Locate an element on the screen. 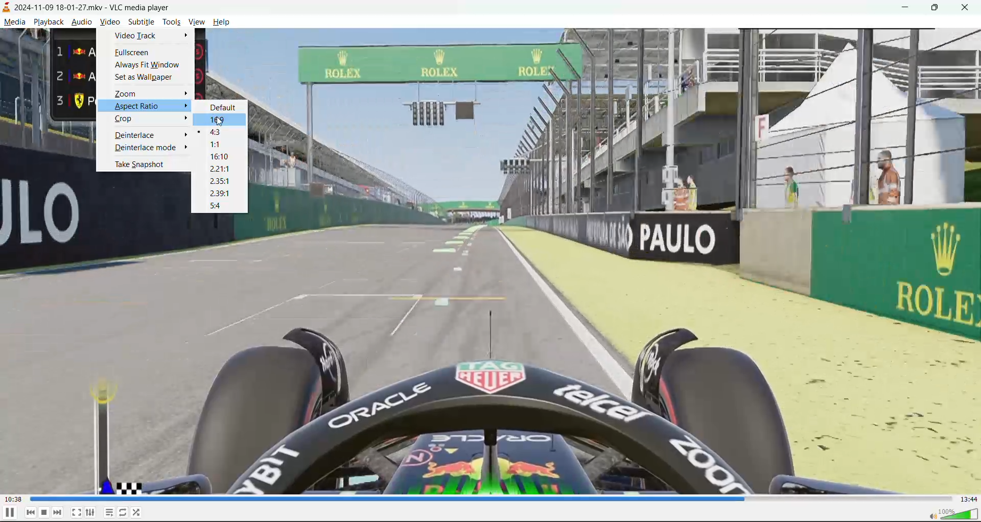  subtitle is located at coordinates (142, 22).